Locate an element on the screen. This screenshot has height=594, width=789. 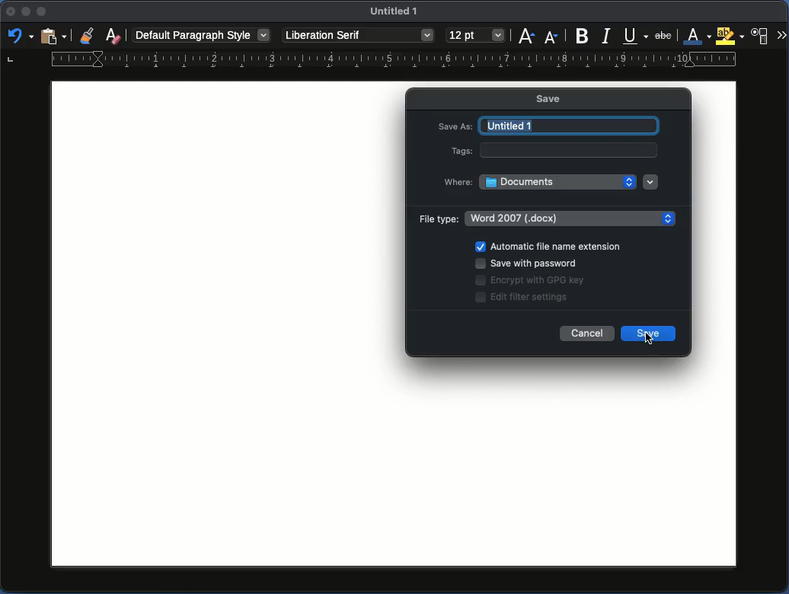
untitled 1 is located at coordinates (571, 125).